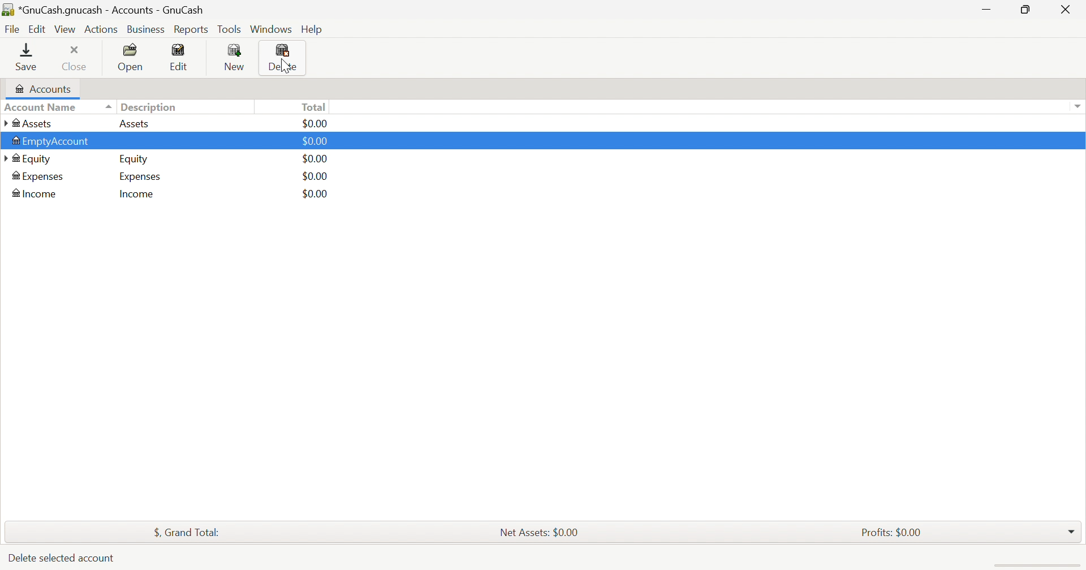  Describe the element at coordinates (283, 58) in the screenshot. I see `Delete` at that location.